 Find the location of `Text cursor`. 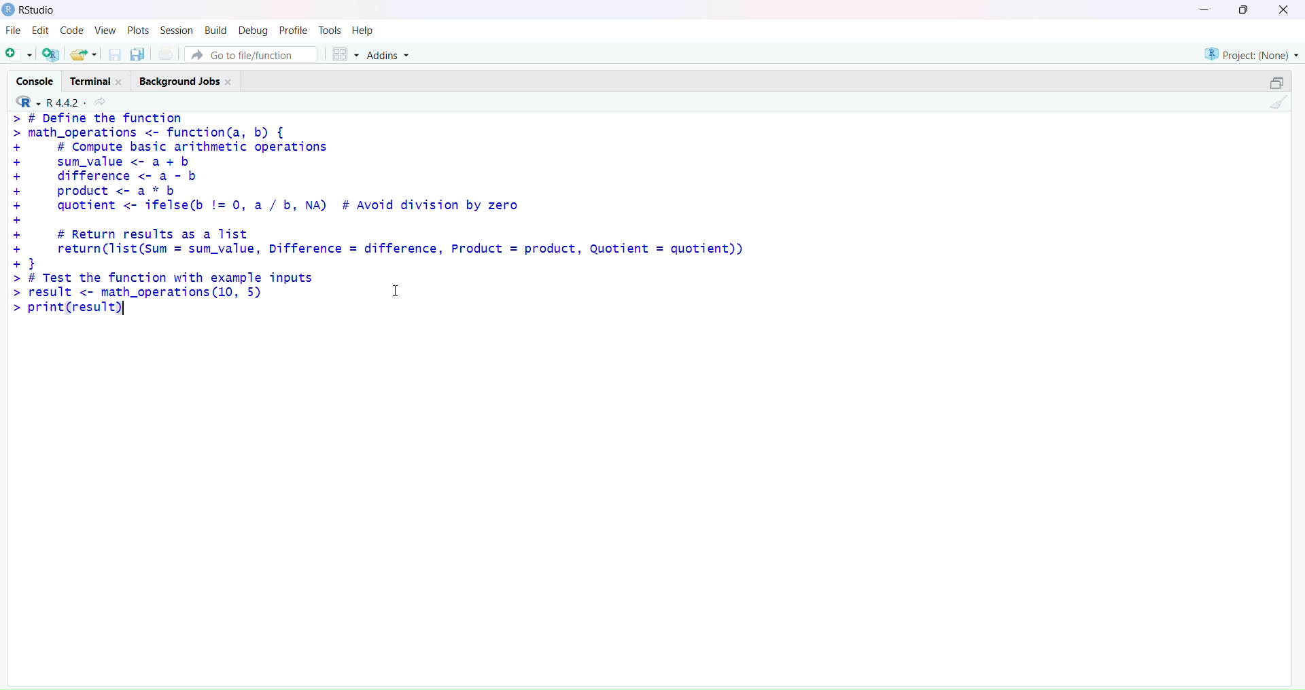

Text cursor is located at coordinates (399, 289).